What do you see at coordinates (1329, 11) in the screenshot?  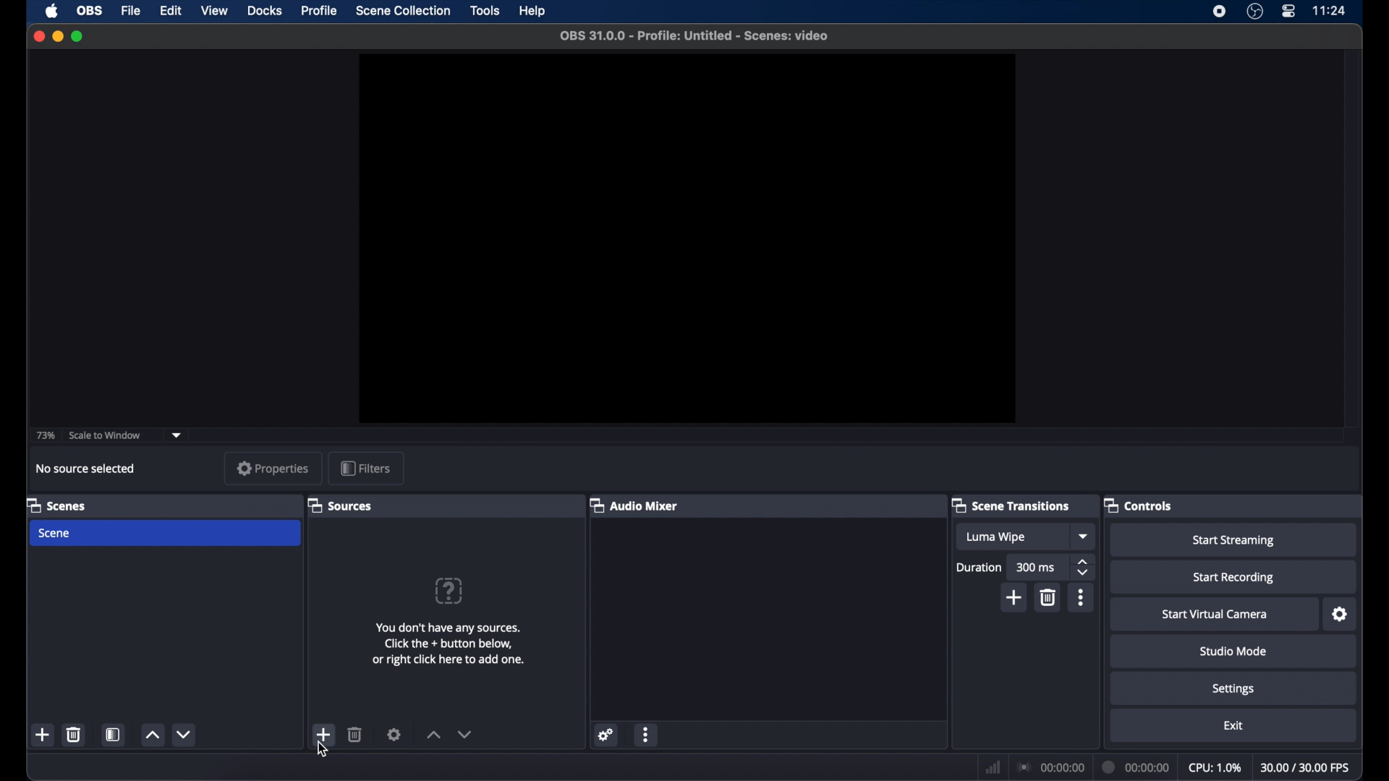 I see `time` at bounding box center [1329, 11].